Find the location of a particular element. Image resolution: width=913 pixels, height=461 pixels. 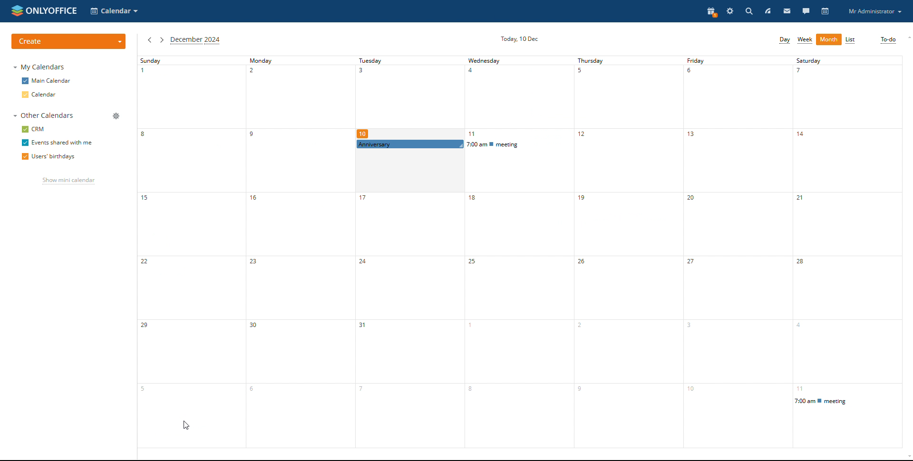

calendar is located at coordinates (48, 95).